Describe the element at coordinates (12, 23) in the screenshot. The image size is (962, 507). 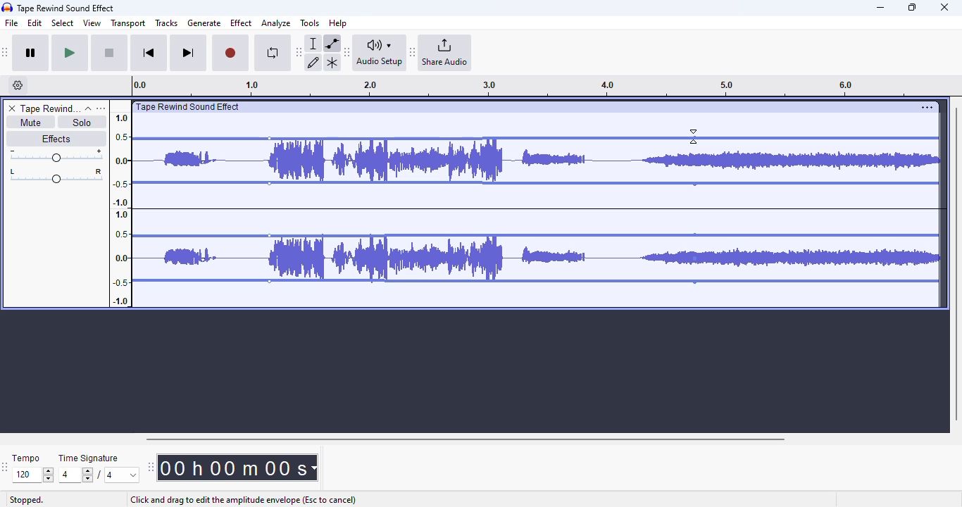
I see `file` at that location.